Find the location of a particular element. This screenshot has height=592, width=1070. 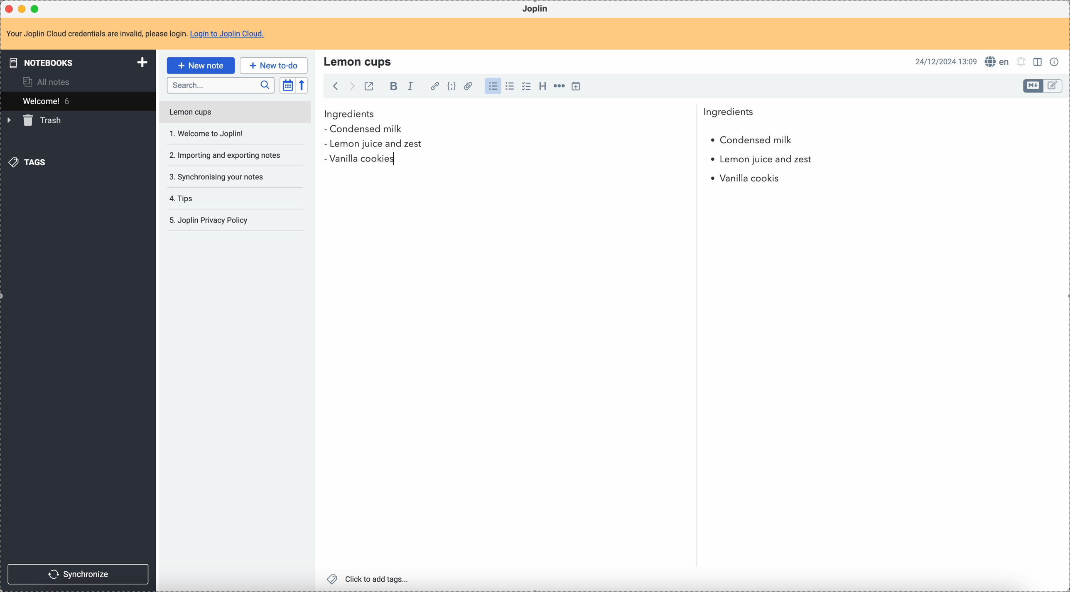

insert time is located at coordinates (576, 86).